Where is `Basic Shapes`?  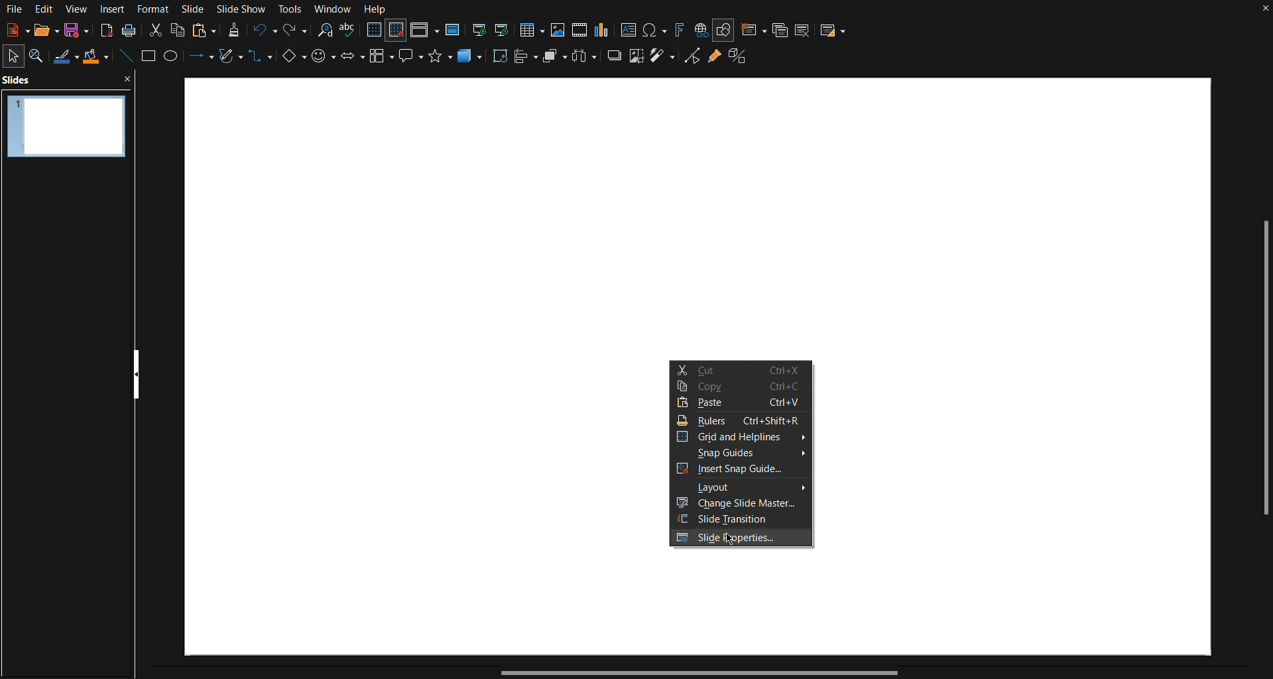
Basic Shapes is located at coordinates (292, 60).